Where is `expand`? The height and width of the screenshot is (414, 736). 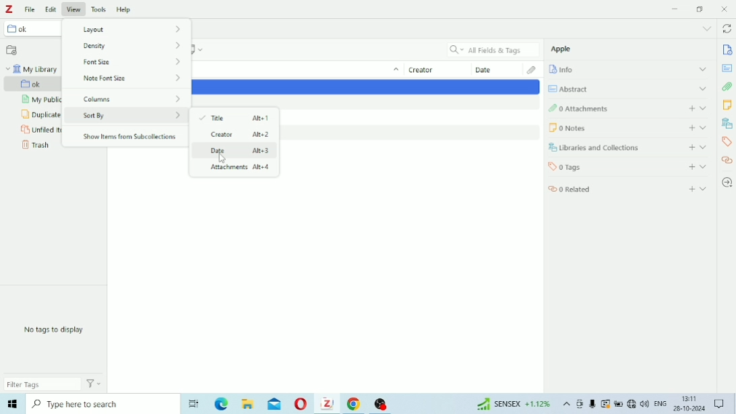 expand is located at coordinates (706, 109).